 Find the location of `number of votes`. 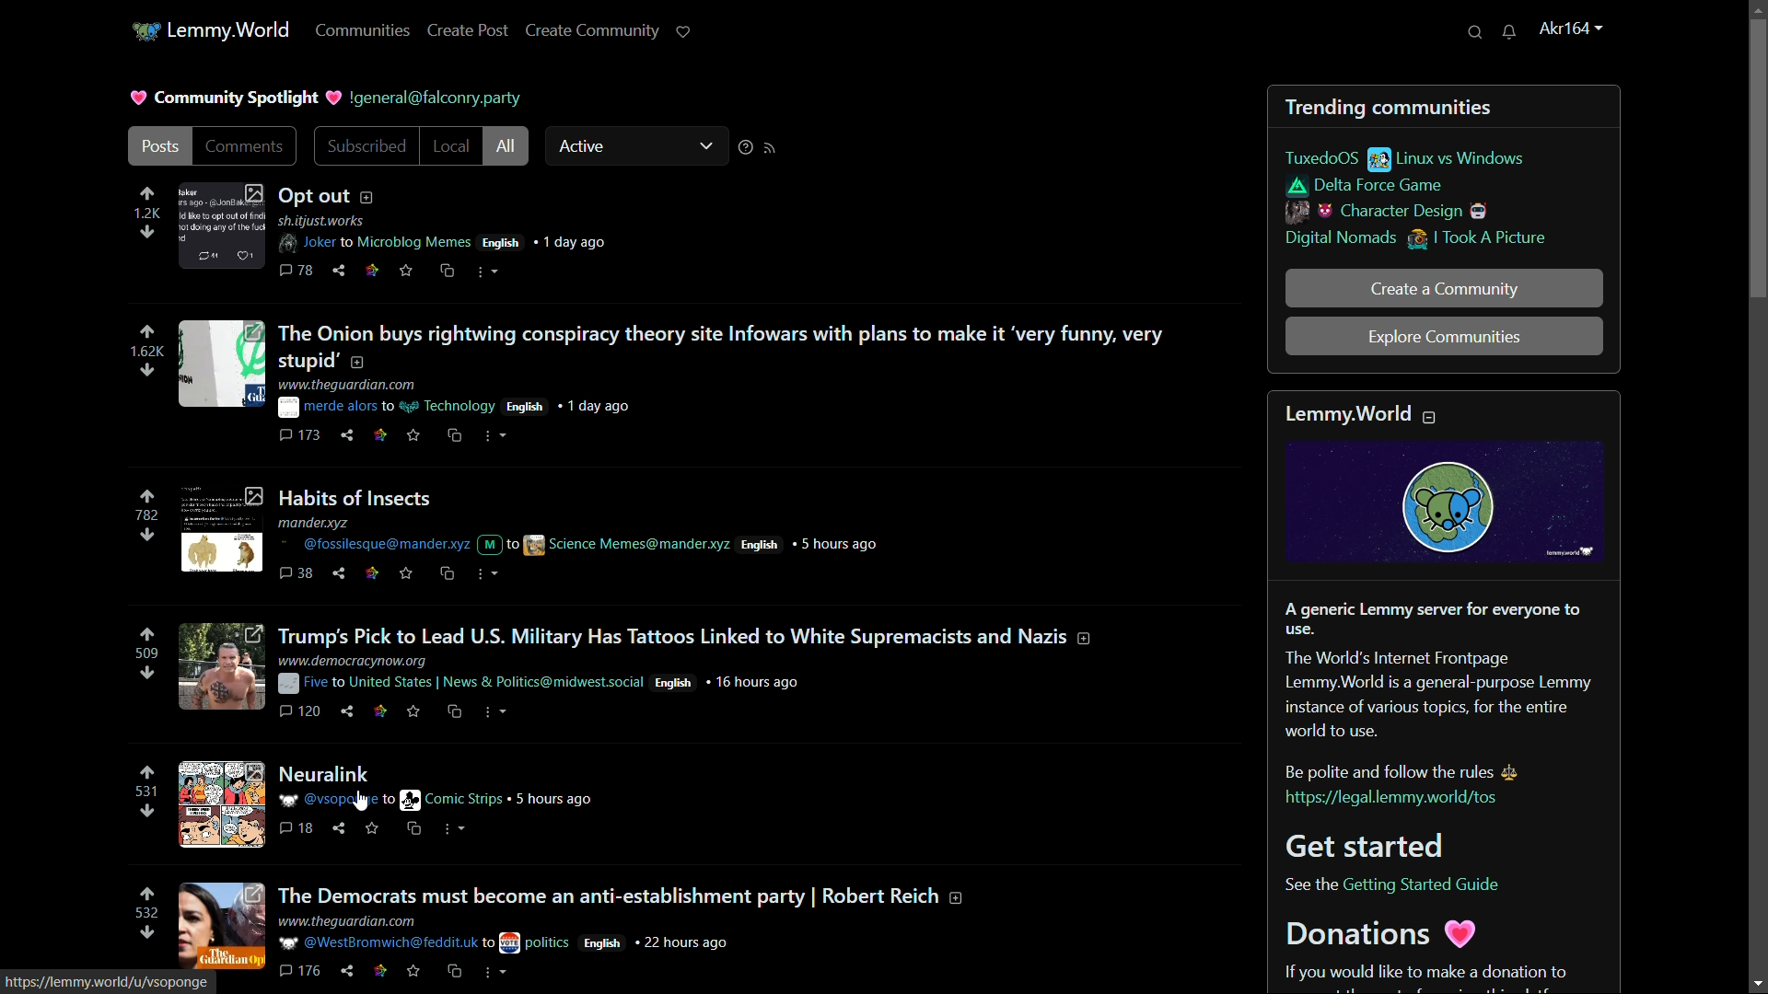

number of votes is located at coordinates (146, 793).